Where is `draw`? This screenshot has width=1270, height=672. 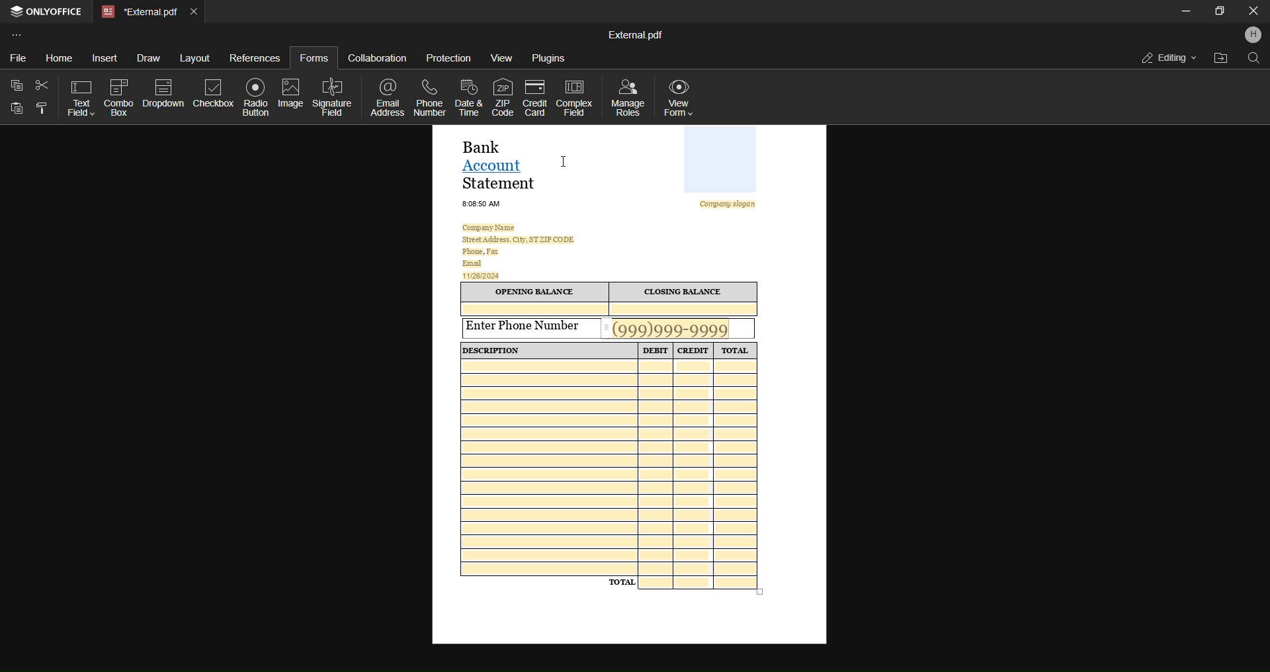 draw is located at coordinates (148, 57).